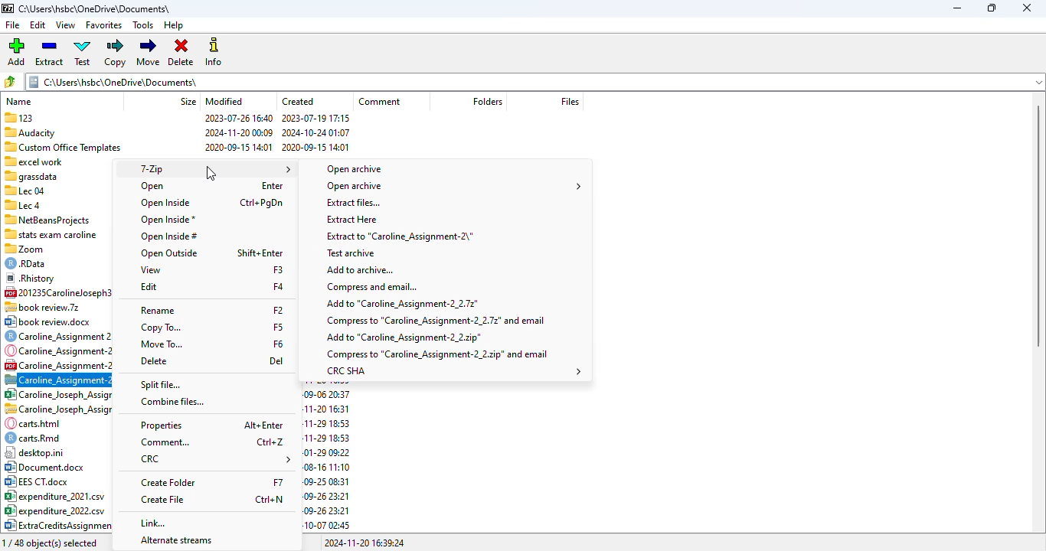 The height and width of the screenshot is (551, 1046). Describe the element at coordinates (162, 344) in the screenshot. I see `move to` at that location.